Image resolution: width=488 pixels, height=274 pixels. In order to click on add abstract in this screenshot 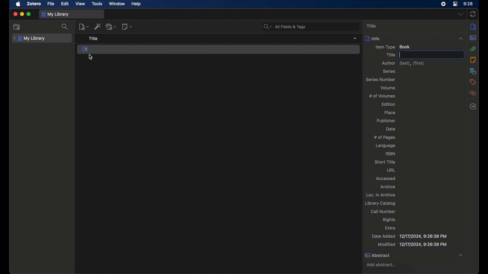, I will do `click(382, 265)`.